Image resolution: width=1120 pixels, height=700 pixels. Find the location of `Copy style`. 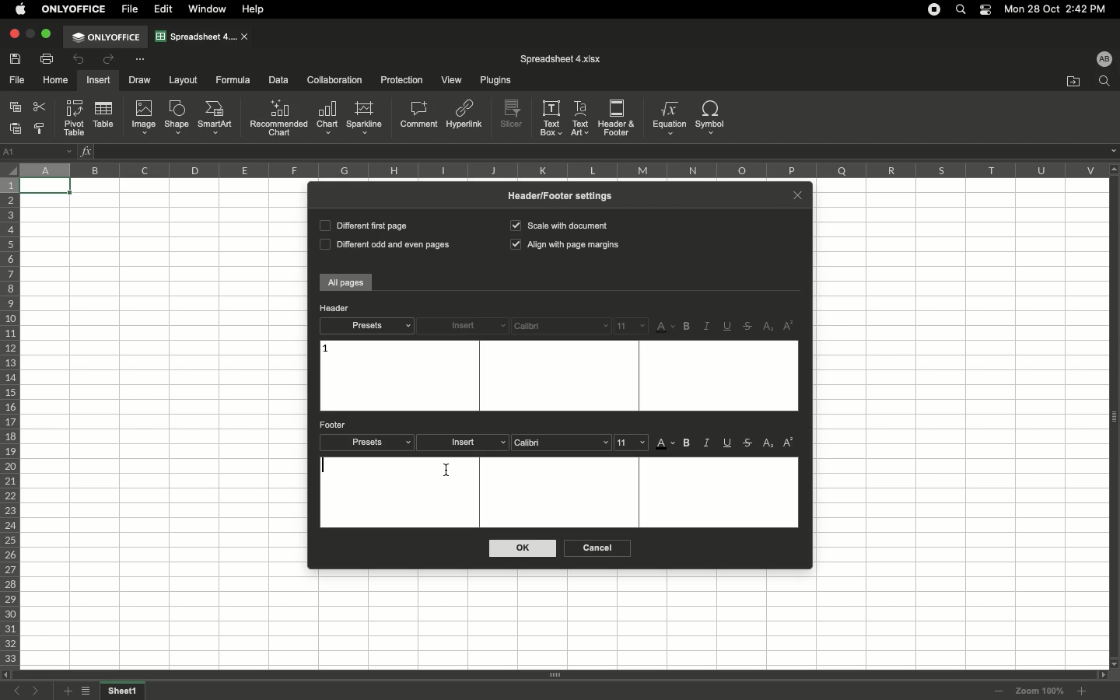

Copy style is located at coordinates (41, 129).